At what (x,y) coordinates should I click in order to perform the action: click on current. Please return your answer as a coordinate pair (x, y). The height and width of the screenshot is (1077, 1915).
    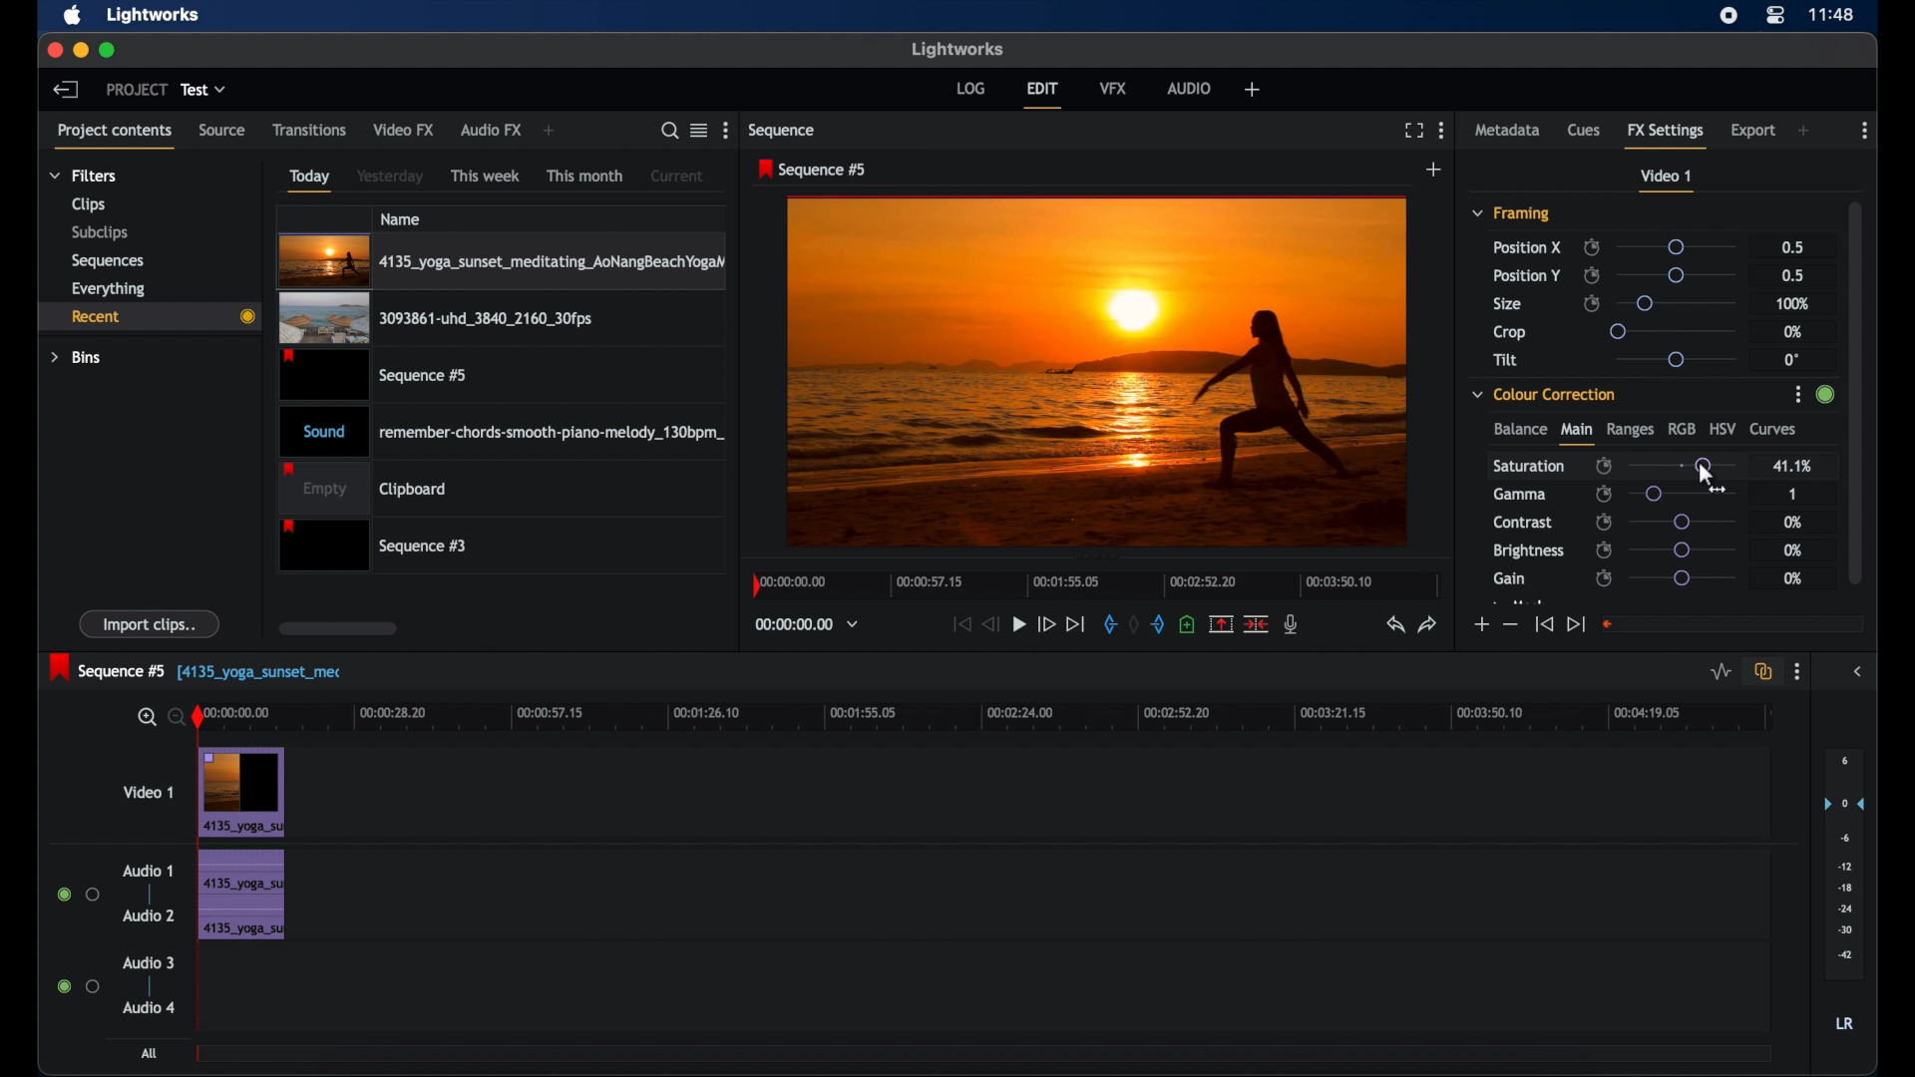
    Looking at the image, I should click on (677, 175).